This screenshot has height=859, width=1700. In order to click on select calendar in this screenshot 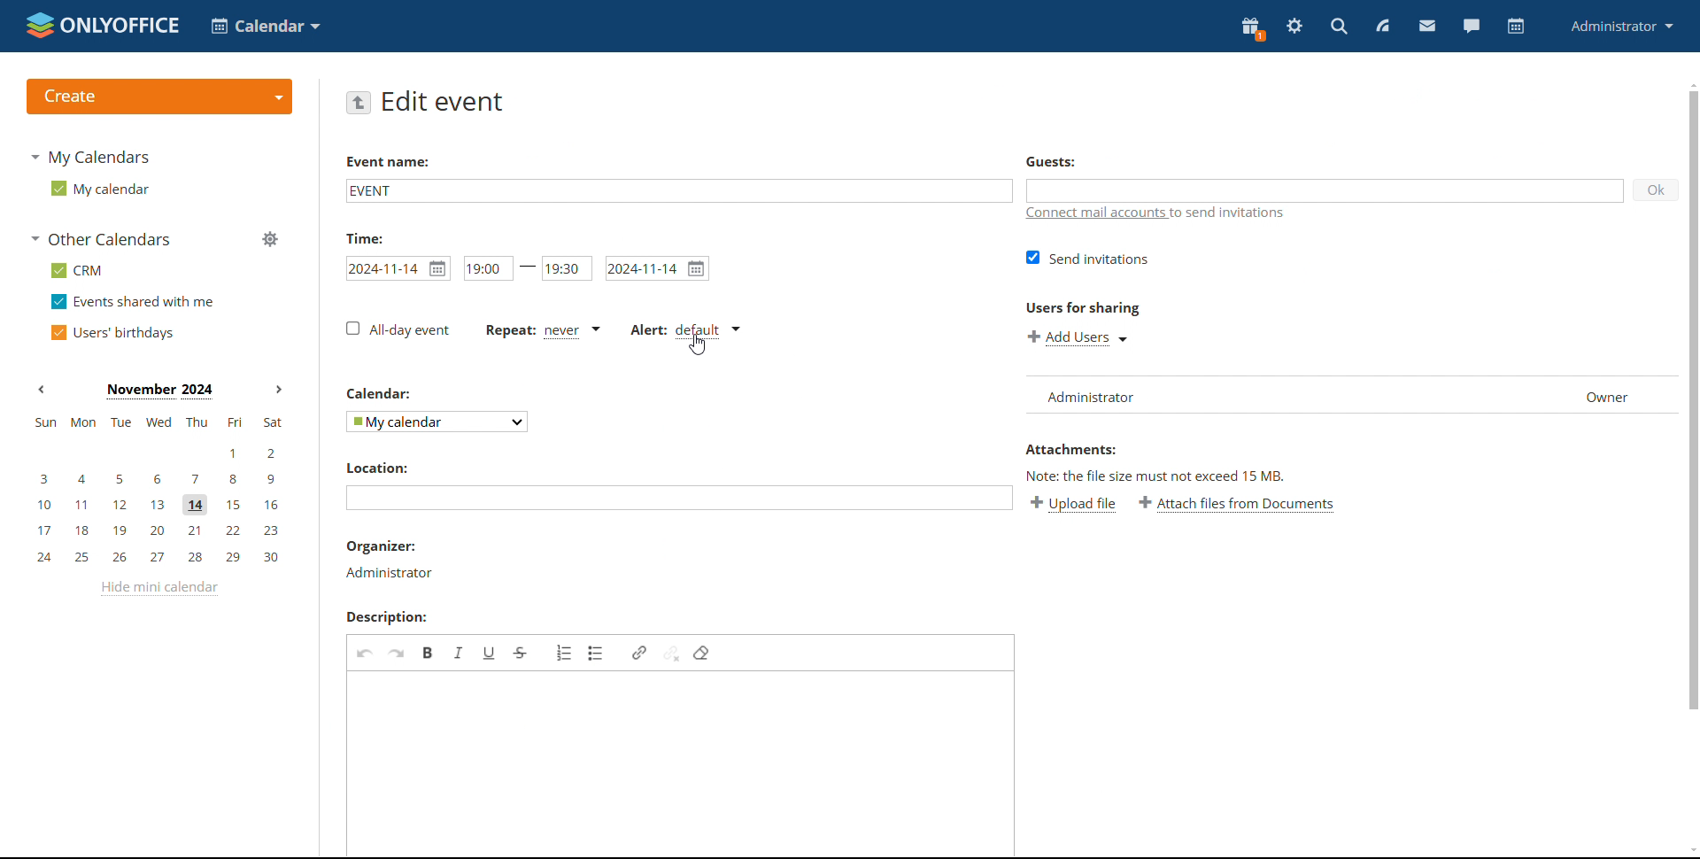, I will do `click(436, 422)`.